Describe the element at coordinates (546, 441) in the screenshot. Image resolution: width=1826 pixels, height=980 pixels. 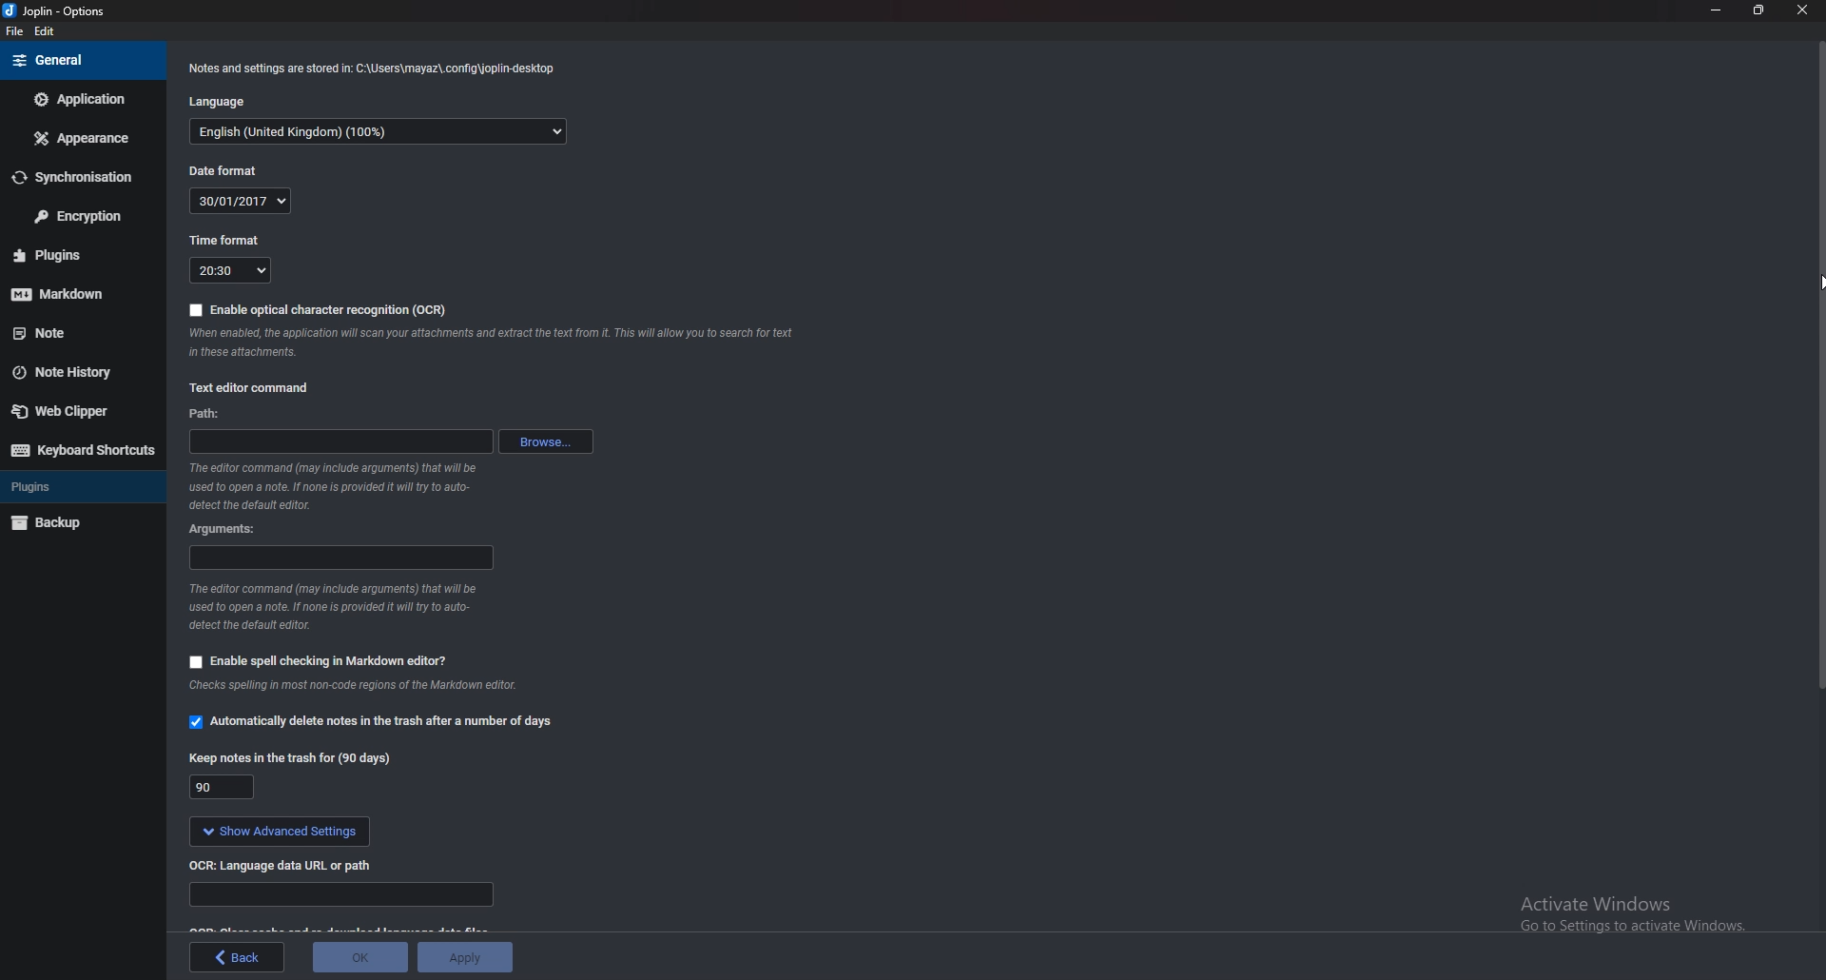
I see `browse` at that location.